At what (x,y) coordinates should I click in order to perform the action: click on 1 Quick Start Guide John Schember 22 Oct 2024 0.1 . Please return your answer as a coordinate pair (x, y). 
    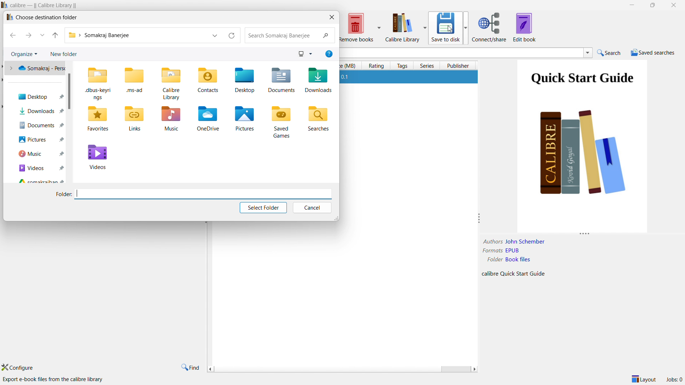
    Looking at the image, I should click on (409, 77).